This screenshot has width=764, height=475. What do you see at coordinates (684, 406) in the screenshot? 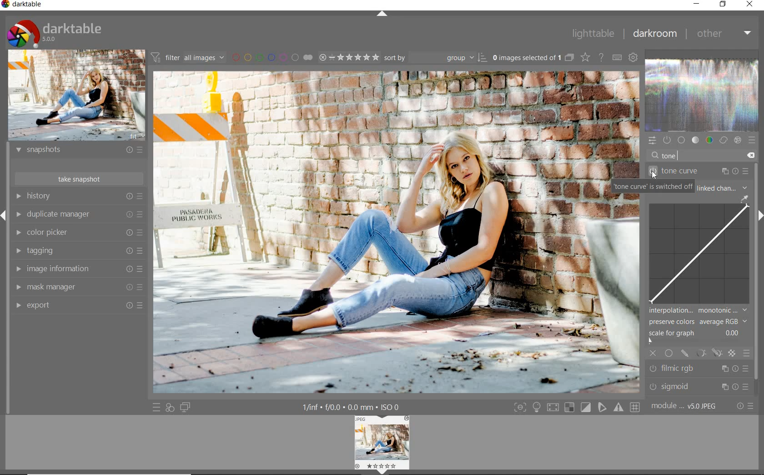
I see `module` at bounding box center [684, 406].